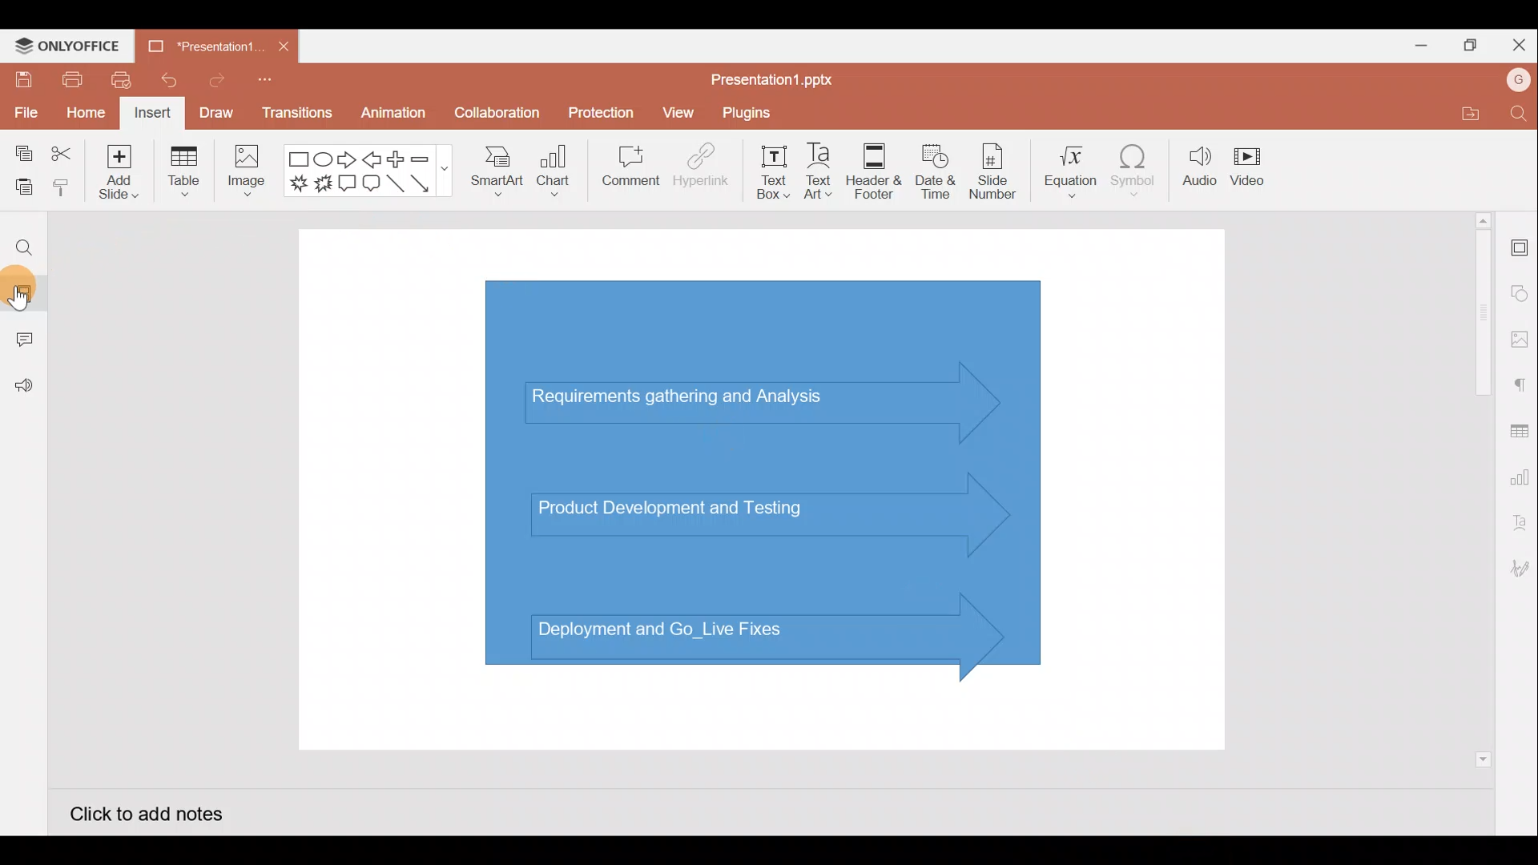 This screenshot has width=1538, height=865. Describe the element at coordinates (371, 160) in the screenshot. I see `Left arrow` at that location.